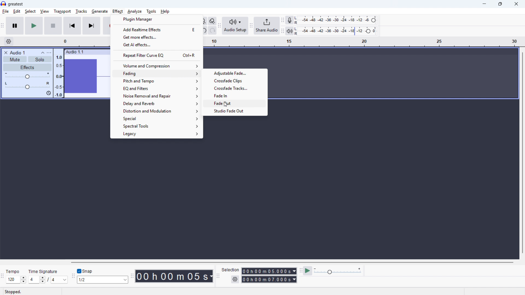  What do you see at coordinates (103, 279) in the screenshot?
I see `Select snapping ` at bounding box center [103, 279].